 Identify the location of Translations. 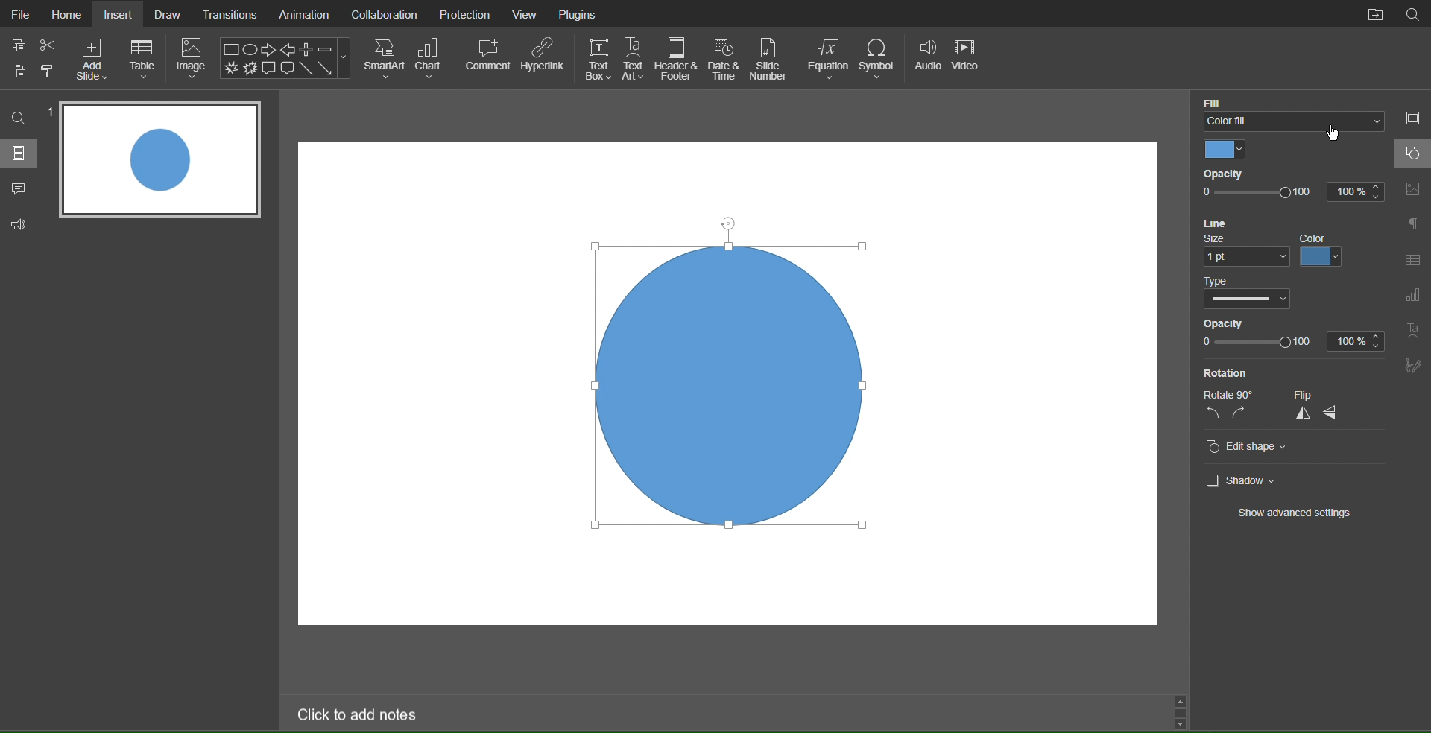
(230, 13).